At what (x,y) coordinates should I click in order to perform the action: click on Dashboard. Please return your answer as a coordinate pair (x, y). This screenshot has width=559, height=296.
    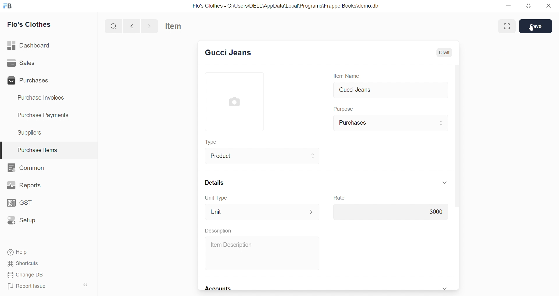
    Looking at the image, I should click on (31, 45).